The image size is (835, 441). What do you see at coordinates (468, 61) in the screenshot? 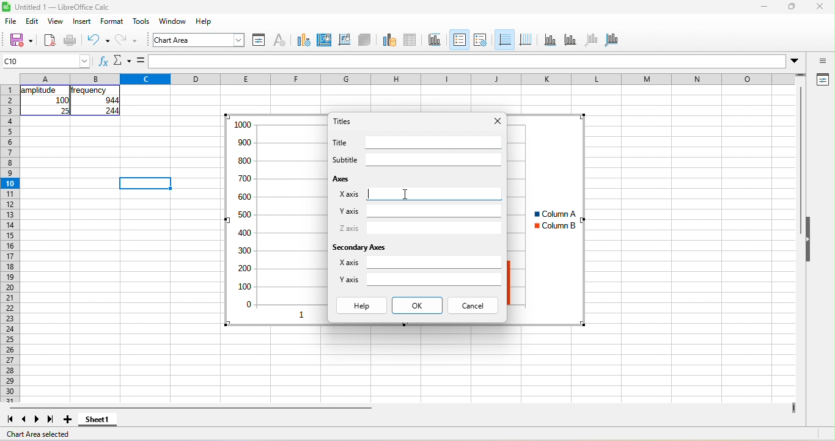
I see `formula bar` at bounding box center [468, 61].